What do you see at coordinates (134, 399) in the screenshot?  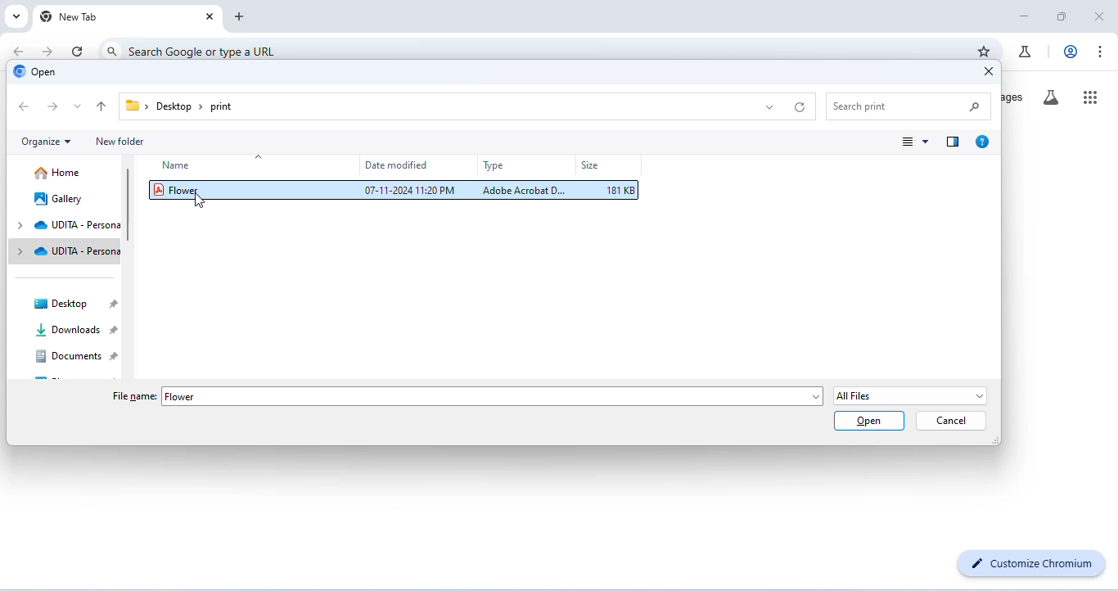 I see `file name` at bounding box center [134, 399].